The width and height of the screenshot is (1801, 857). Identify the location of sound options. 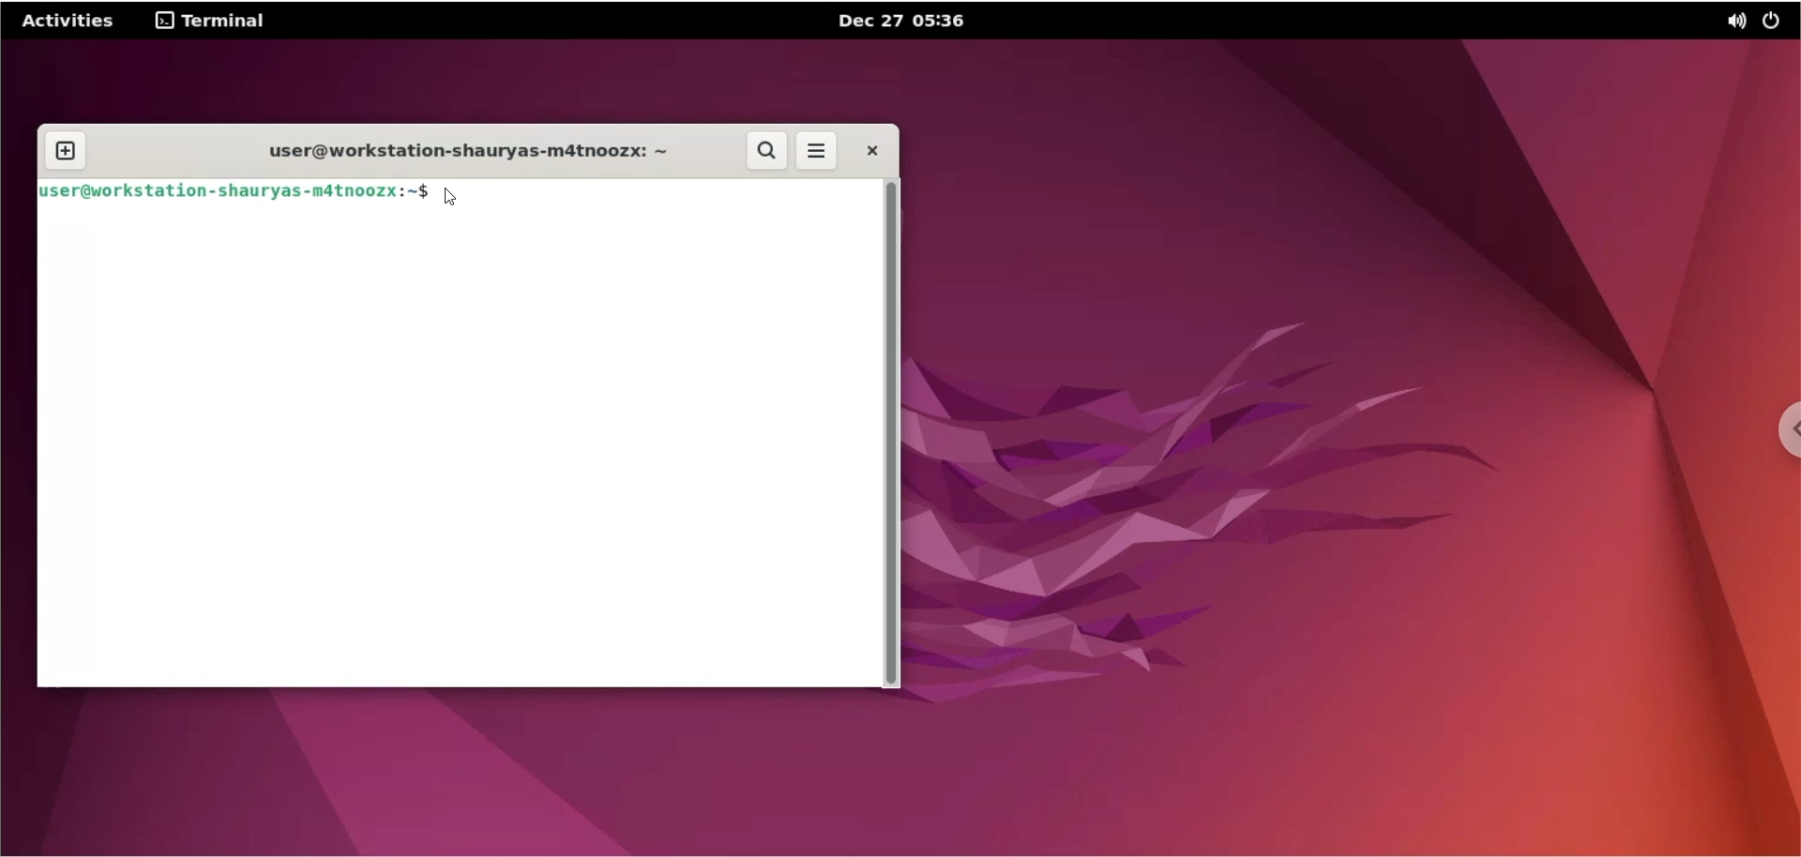
(1733, 23).